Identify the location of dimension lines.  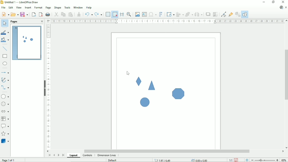
(107, 155).